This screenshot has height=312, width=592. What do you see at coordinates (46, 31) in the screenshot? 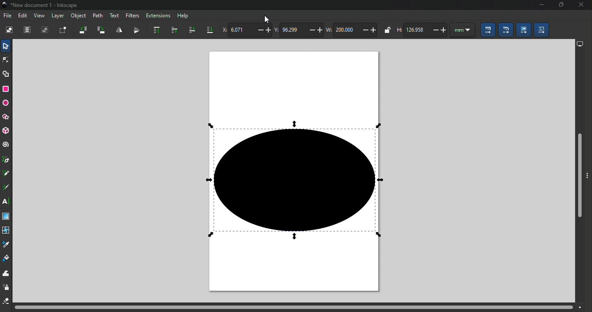
I see `Deselect all selected objects` at bounding box center [46, 31].